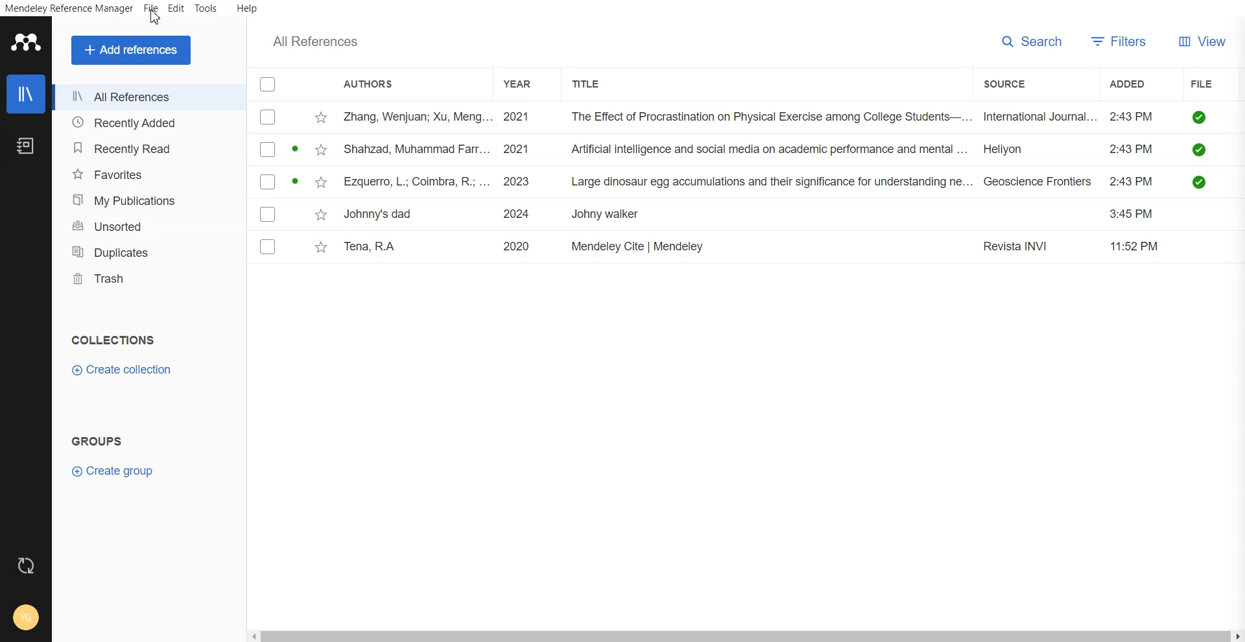  What do you see at coordinates (112, 471) in the screenshot?
I see `Create group` at bounding box center [112, 471].